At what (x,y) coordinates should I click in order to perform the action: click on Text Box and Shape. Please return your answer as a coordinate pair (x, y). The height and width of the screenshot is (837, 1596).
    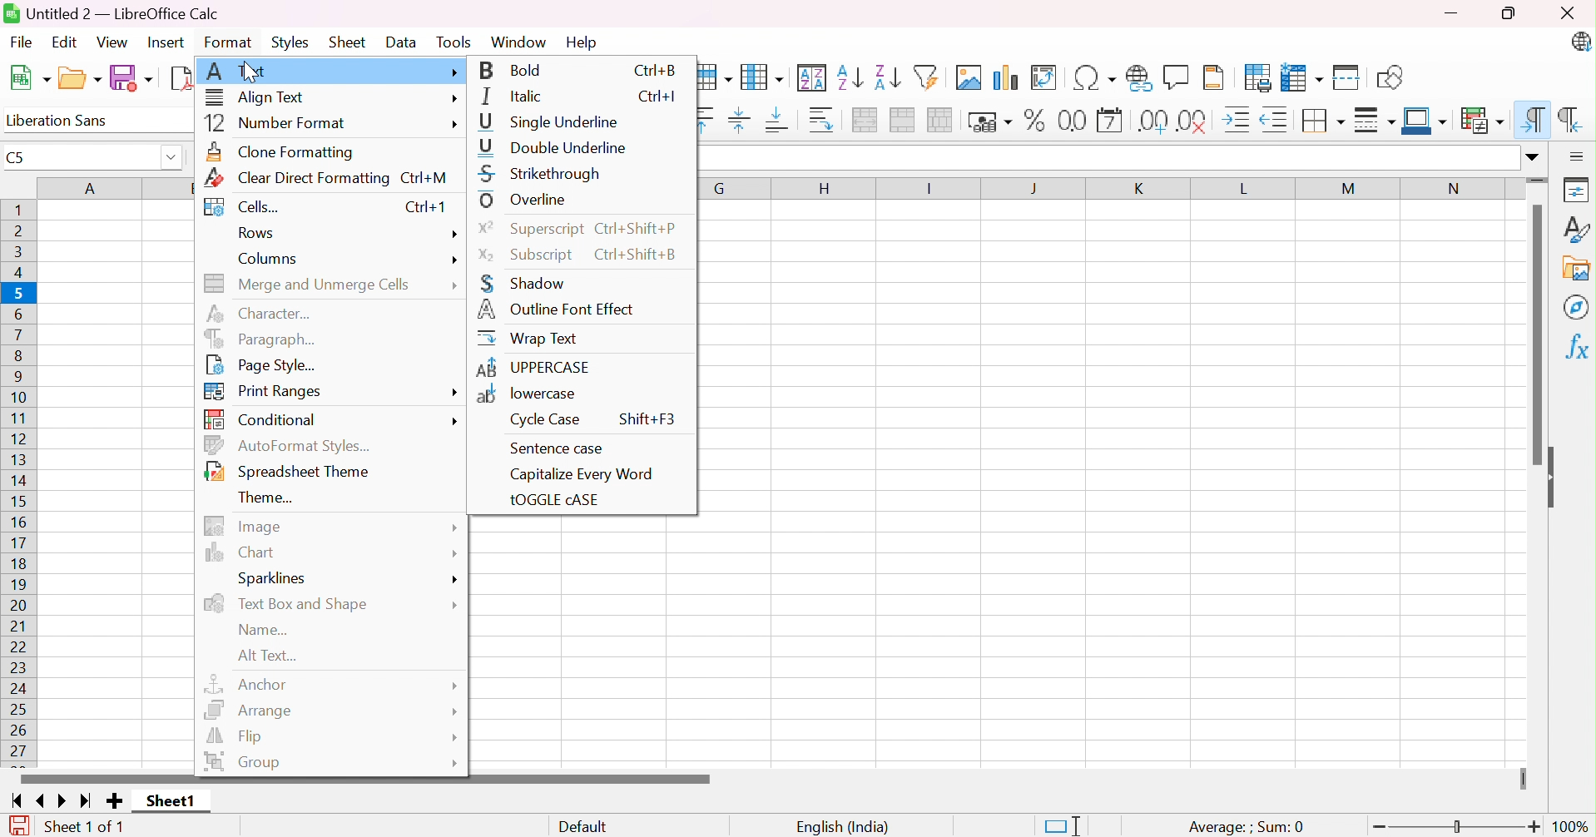
    Looking at the image, I should click on (289, 604).